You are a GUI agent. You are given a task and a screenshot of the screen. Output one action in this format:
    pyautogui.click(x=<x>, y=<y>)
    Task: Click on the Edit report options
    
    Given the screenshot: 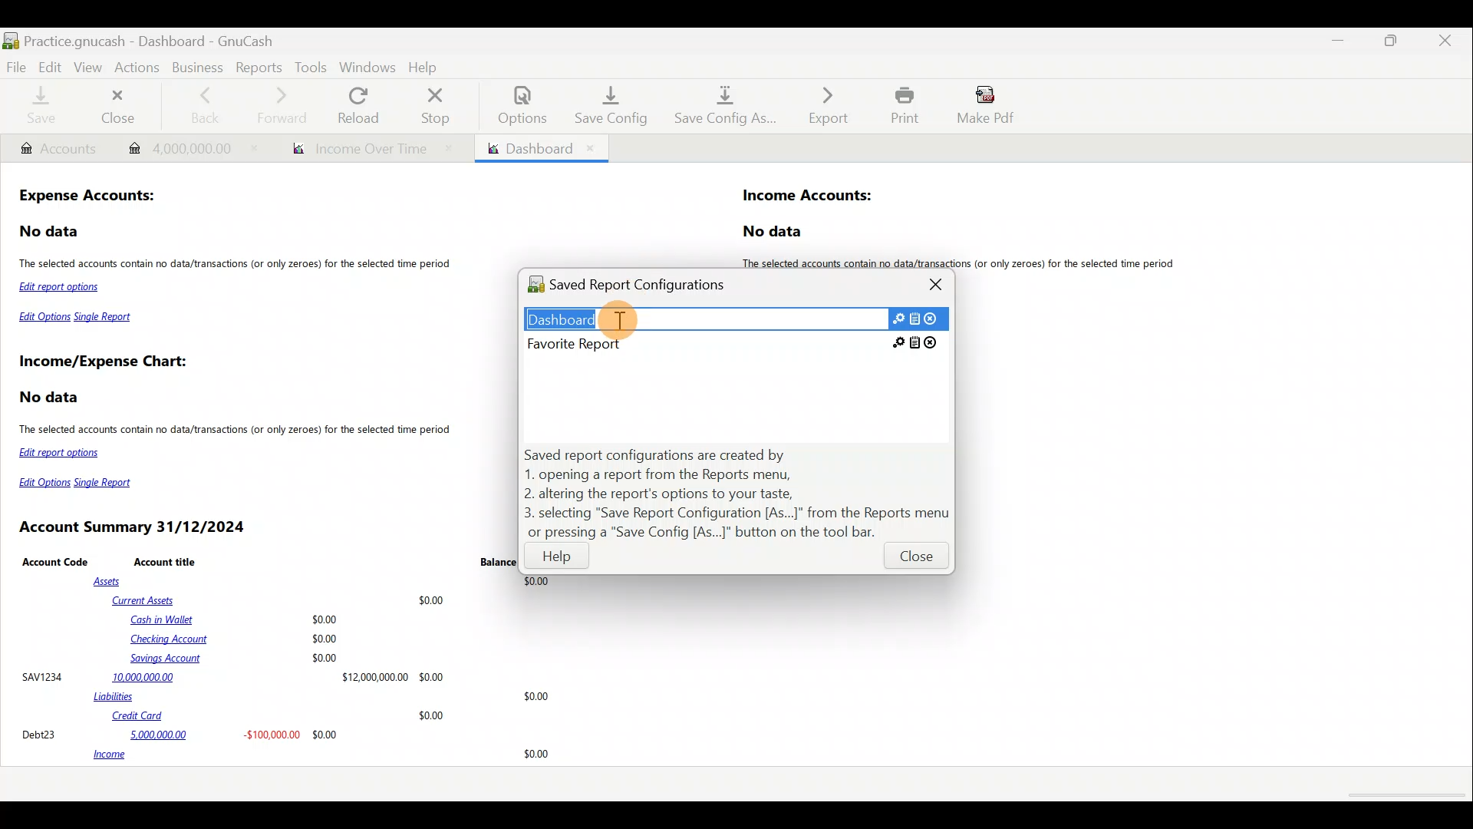 What is the action you would take?
    pyautogui.click(x=63, y=289)
    